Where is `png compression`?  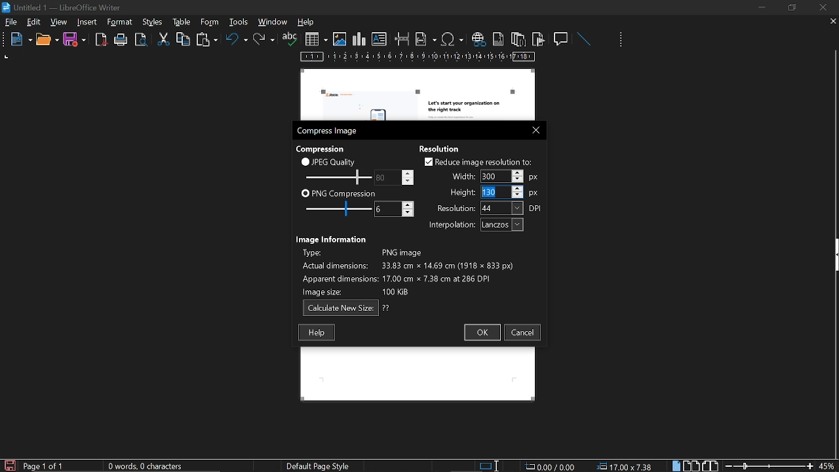
png compression is located at coordinates (339, 193).